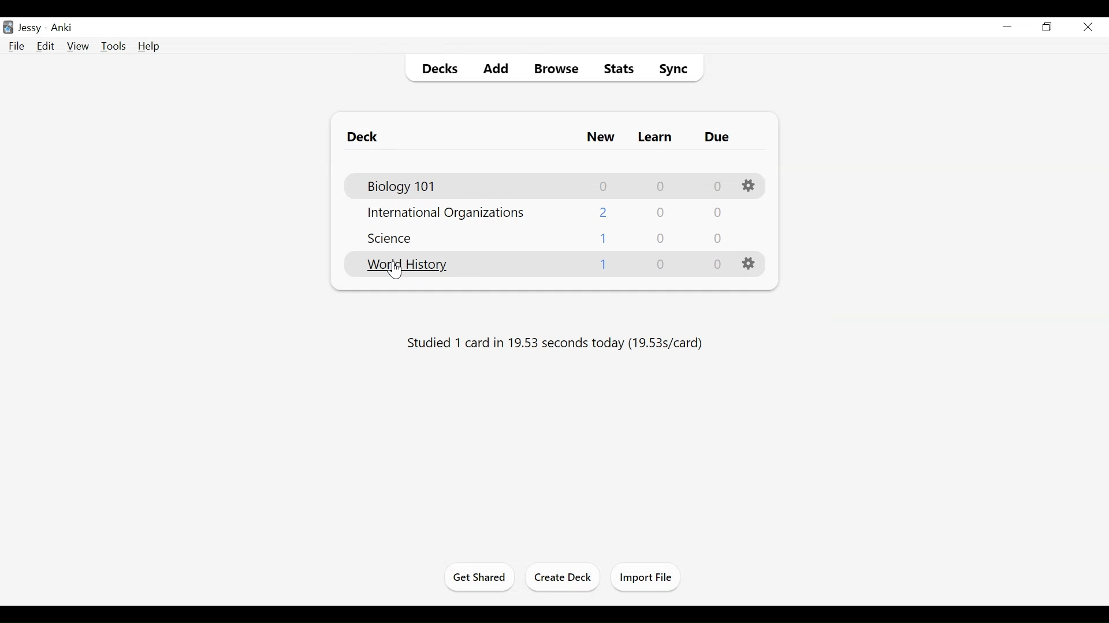 The height and width of the screenshot is (623, 1109). I want to click on User Name, so click(29, 29).